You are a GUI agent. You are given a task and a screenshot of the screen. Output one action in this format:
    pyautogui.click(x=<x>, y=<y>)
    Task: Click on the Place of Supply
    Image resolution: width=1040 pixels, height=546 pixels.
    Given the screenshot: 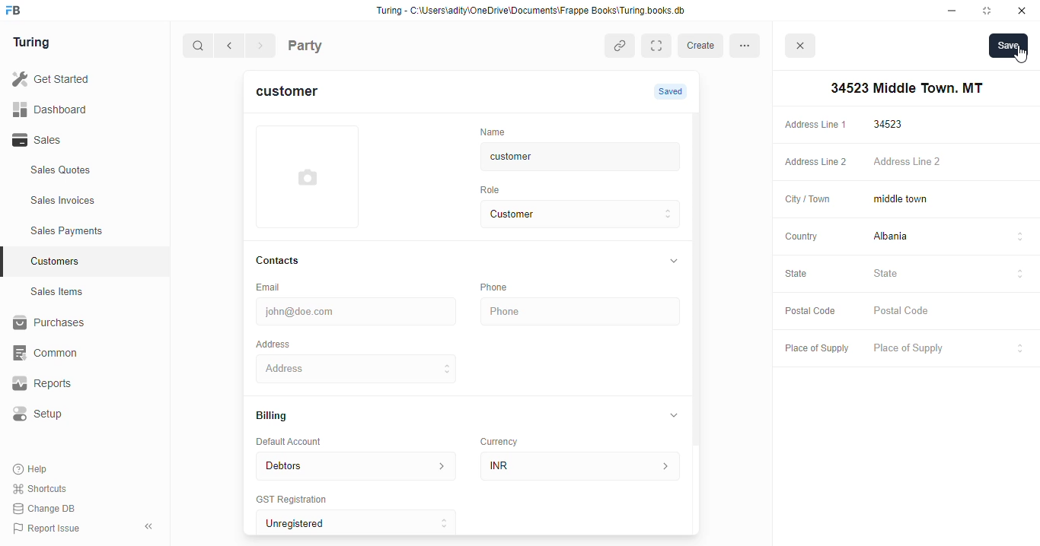 What is the action you would take?
    pyautogui.click(x=813, y=349)
    